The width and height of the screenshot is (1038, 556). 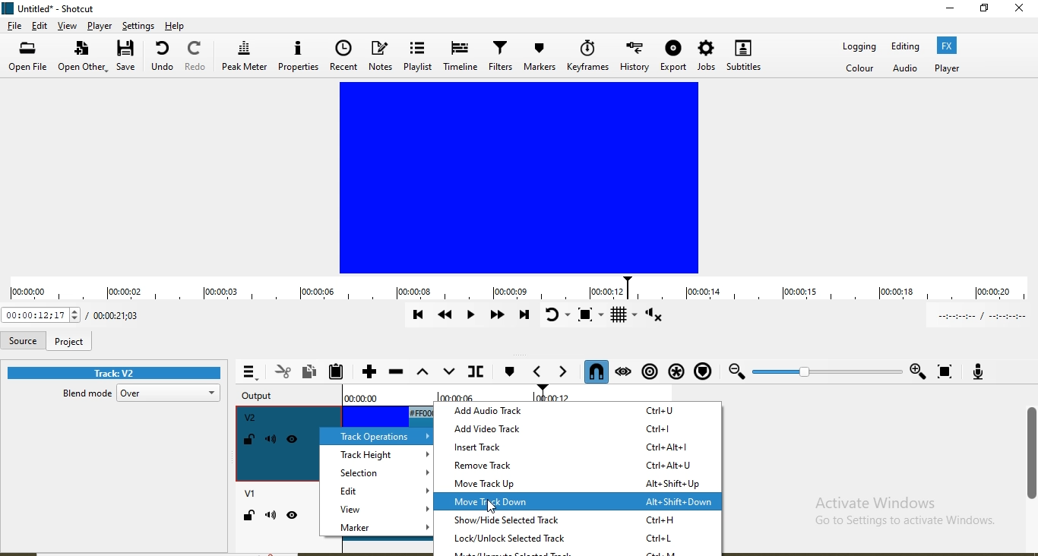 I want to click on help, so click(x=176, y=25).